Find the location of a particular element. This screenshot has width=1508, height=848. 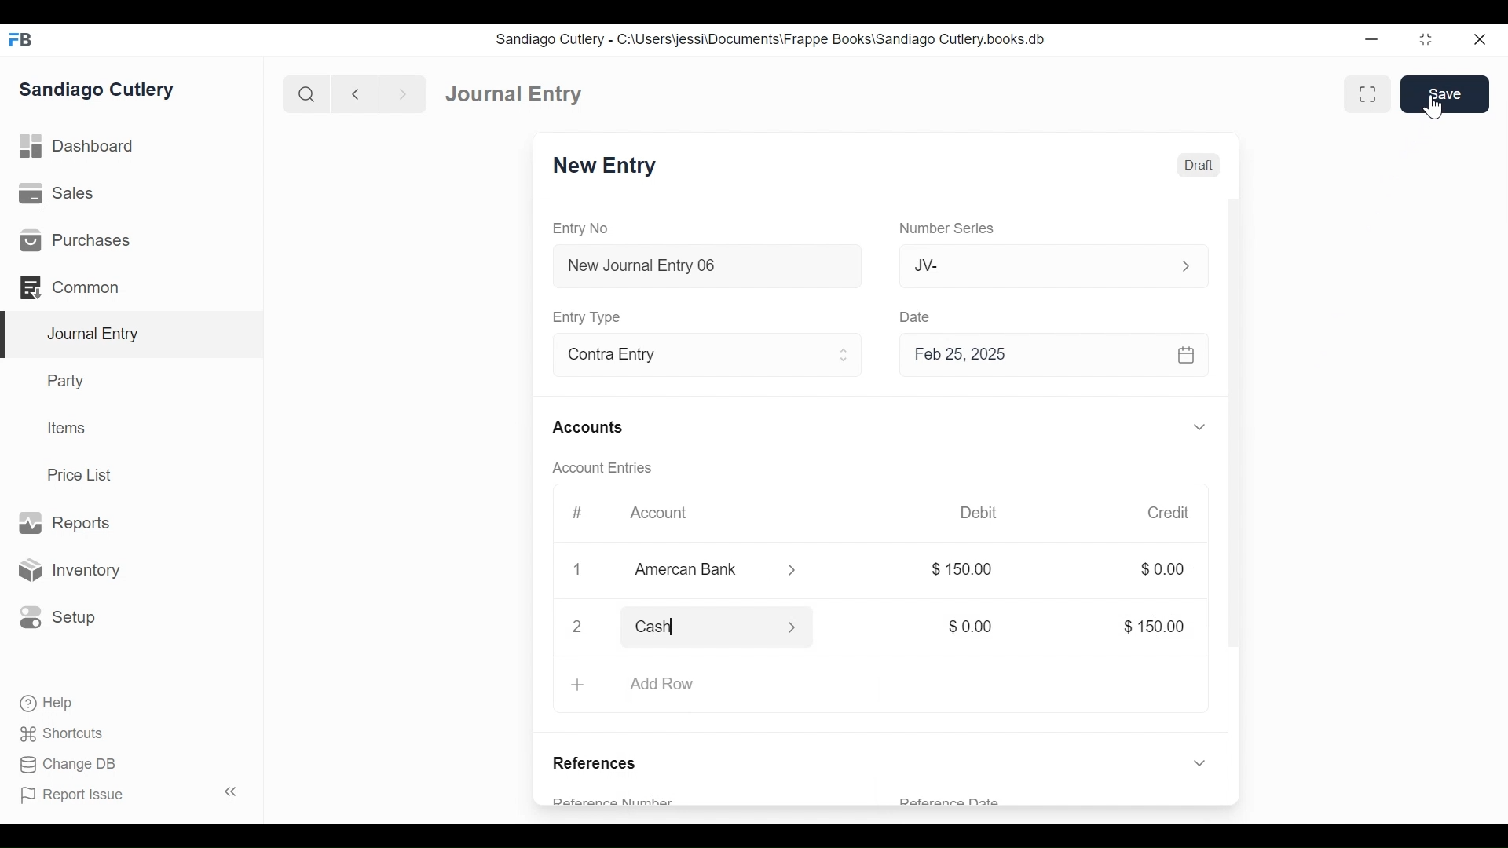

Items is located at coordinates (68, 428).